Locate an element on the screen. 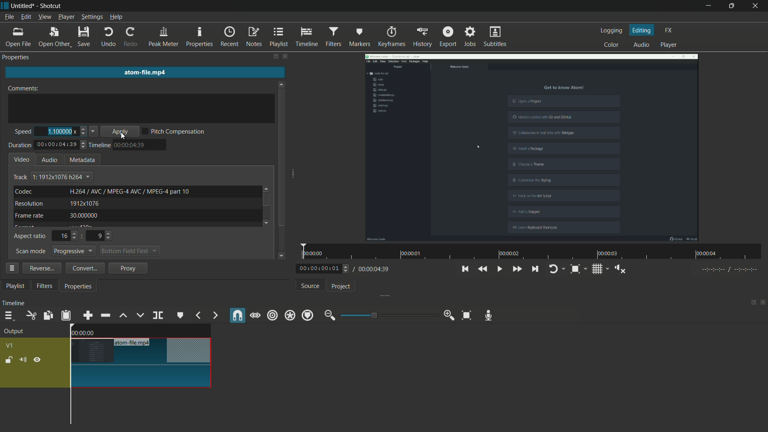 The image size is (768, 432). edit menu is located at coordinates (26, 17).